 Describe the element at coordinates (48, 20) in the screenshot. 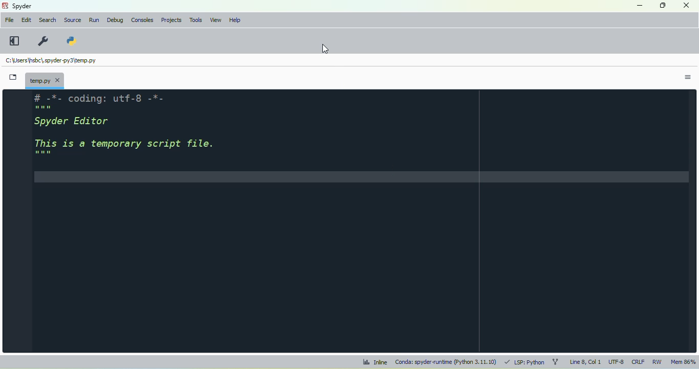

I see `search` at that location.